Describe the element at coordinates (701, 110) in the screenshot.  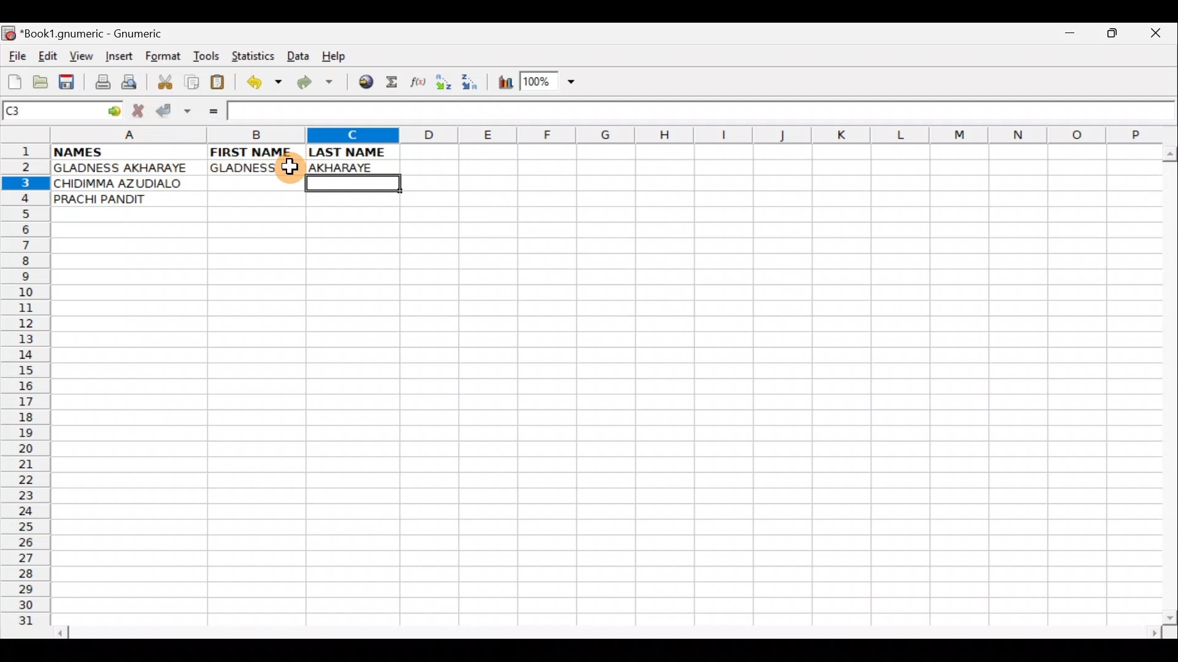
I see `Formula bar` at that location.